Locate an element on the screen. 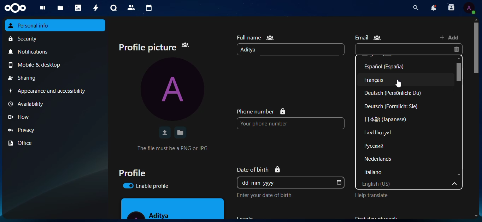  name is located at coordinates (253, 50).